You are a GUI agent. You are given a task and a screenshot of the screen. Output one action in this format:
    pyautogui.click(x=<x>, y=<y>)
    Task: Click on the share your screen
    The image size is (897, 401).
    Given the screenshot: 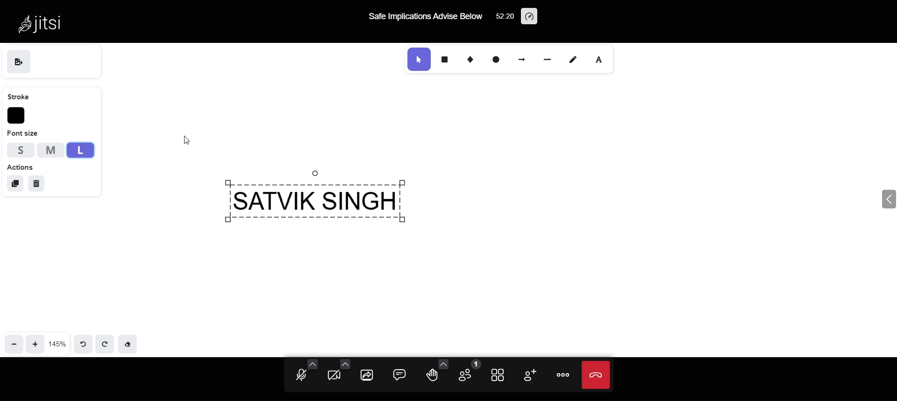 What is the action you would take?
    pyautogui.click(x=366, y=376)
    